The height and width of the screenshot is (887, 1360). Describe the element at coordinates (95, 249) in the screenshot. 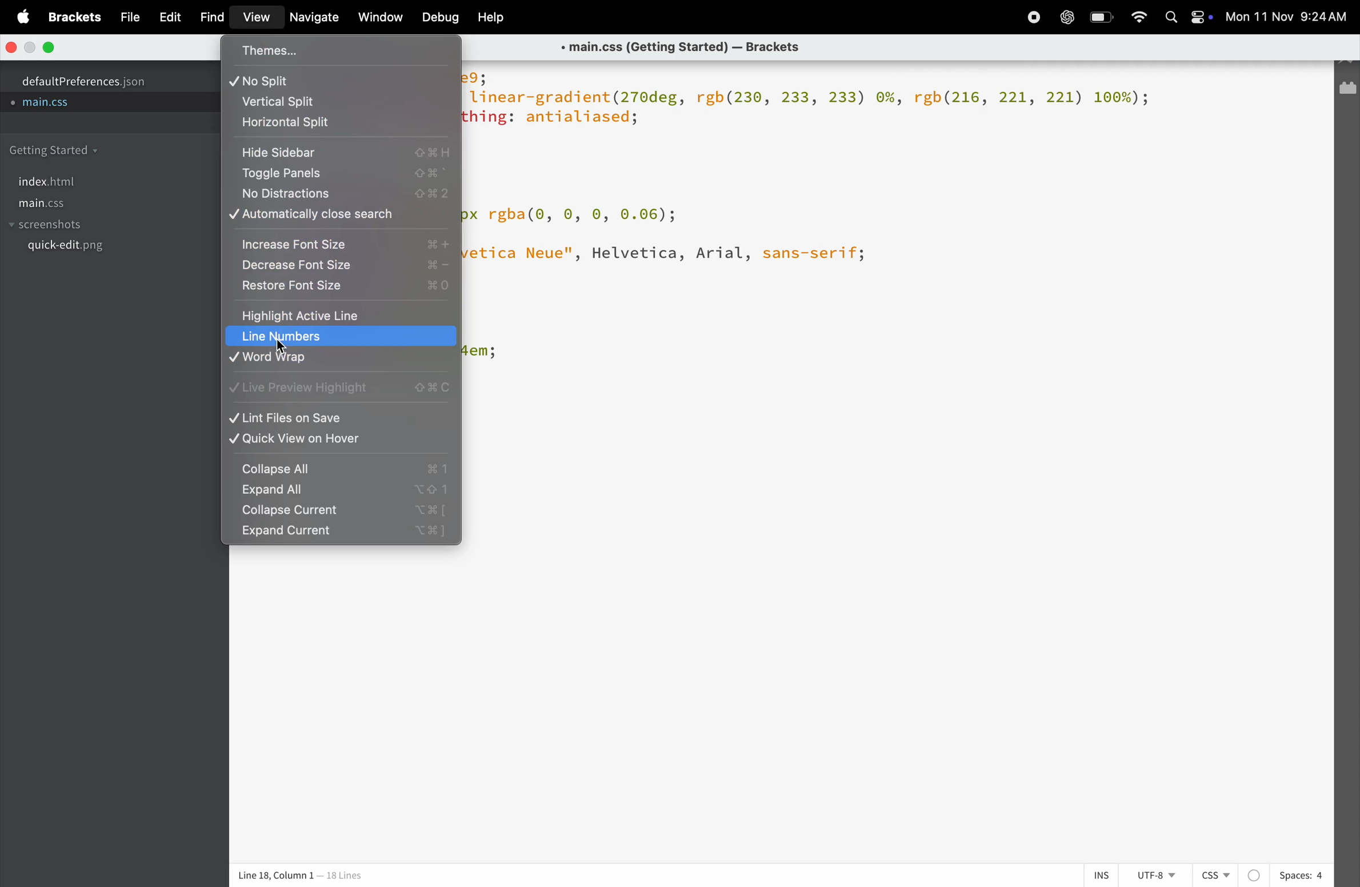

I see `quickedit.png` at that location.